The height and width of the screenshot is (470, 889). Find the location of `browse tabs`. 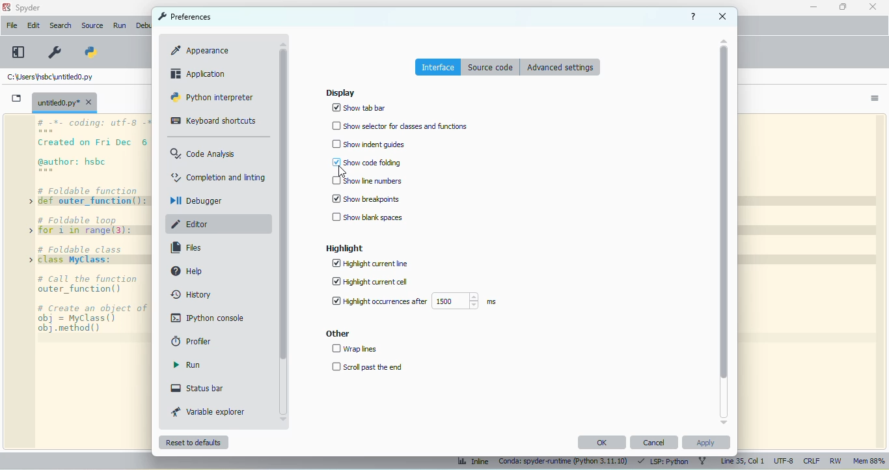

browse tabs is located at coordinates (17, 98).